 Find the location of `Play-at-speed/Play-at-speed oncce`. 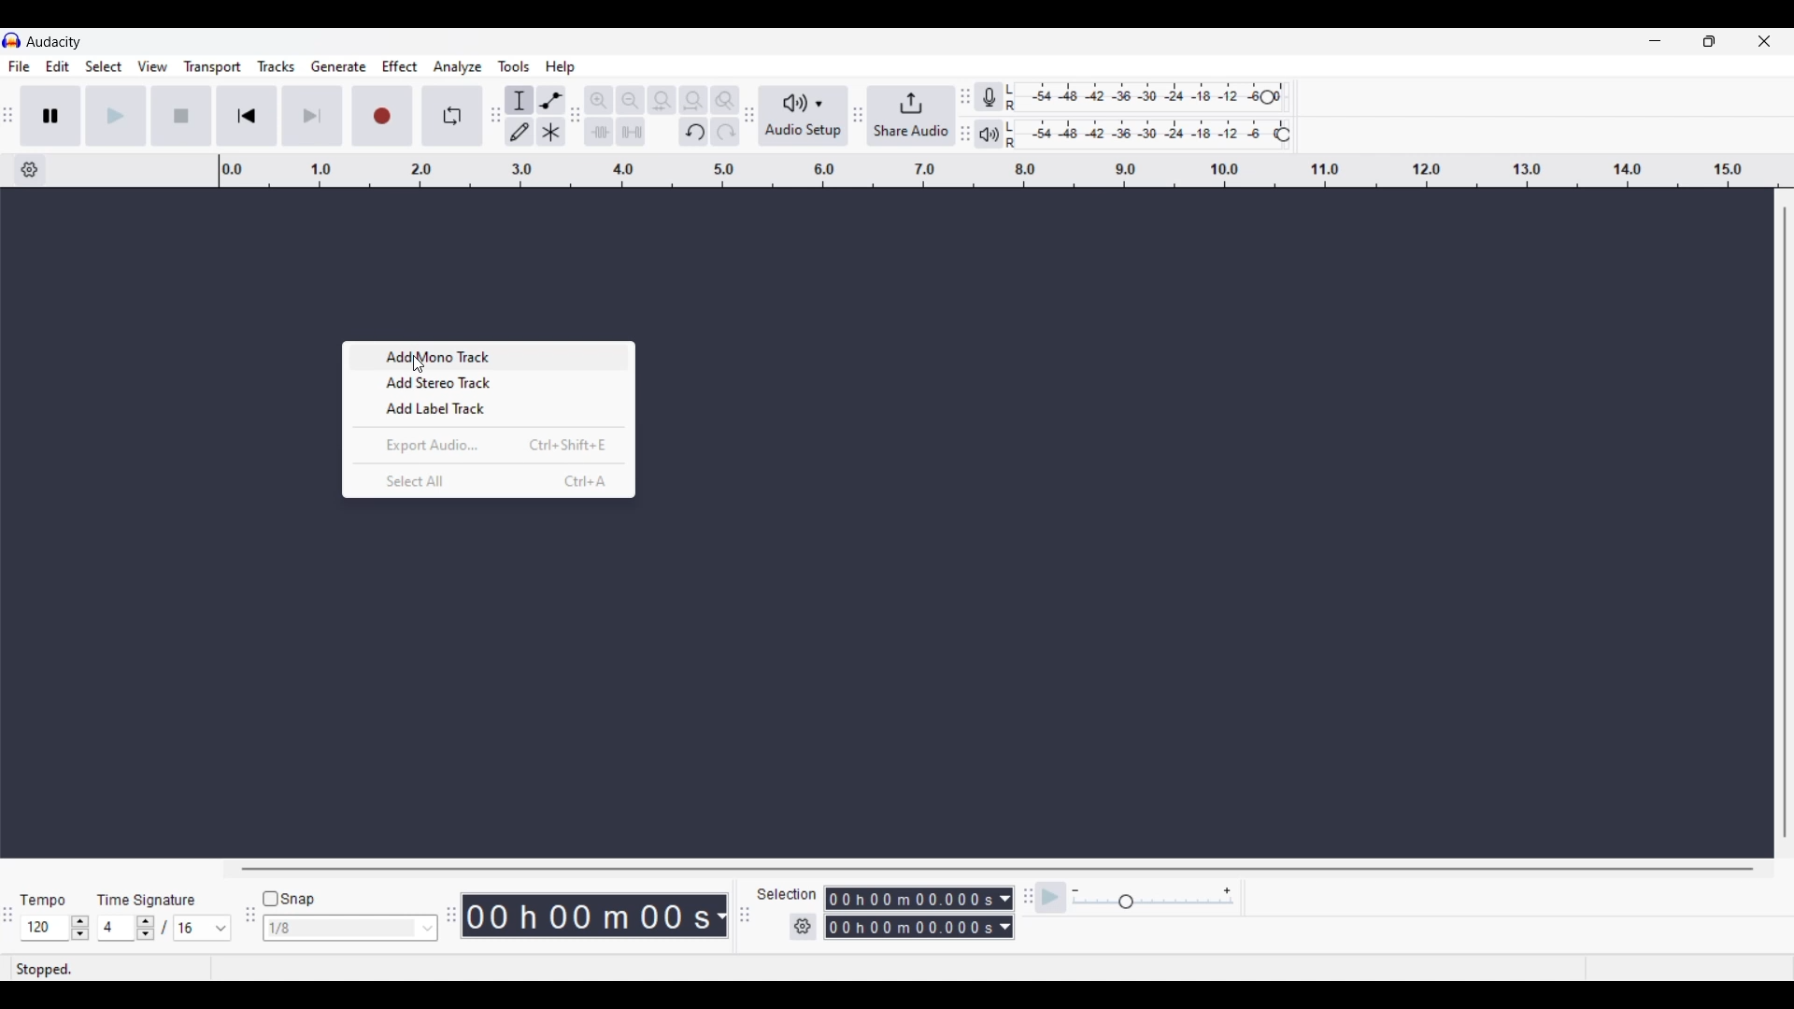

Play-at-speed/Play-at-speed oncce is located at coordinates (1051, 898).